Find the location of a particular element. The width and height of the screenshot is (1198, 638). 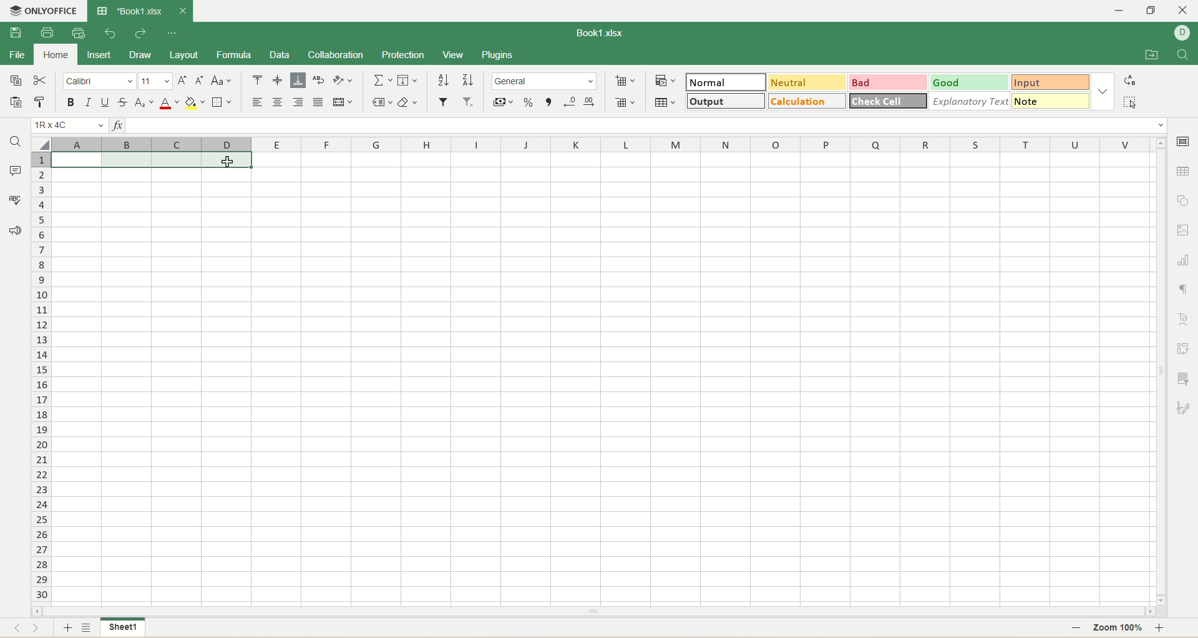

maximize is located at coordinates (1154, 9).